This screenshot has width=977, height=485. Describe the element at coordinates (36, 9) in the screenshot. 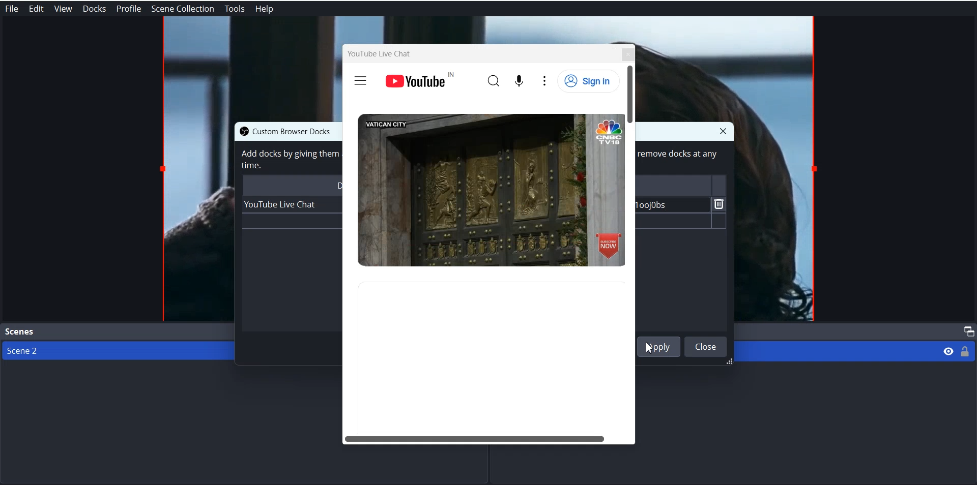

I see `Edit` at that location.